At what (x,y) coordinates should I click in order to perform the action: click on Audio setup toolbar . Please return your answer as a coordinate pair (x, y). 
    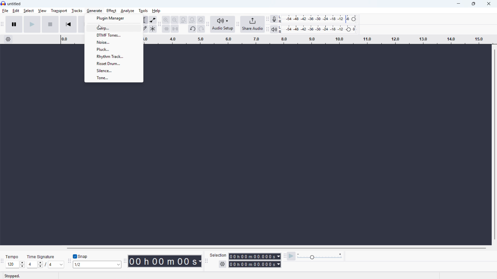
    Looking at the image, I should click on (208, 24).